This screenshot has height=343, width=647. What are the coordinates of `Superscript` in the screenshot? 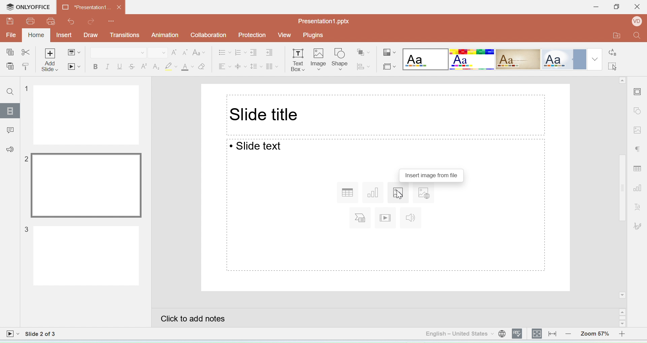 It's located at (144, 66).